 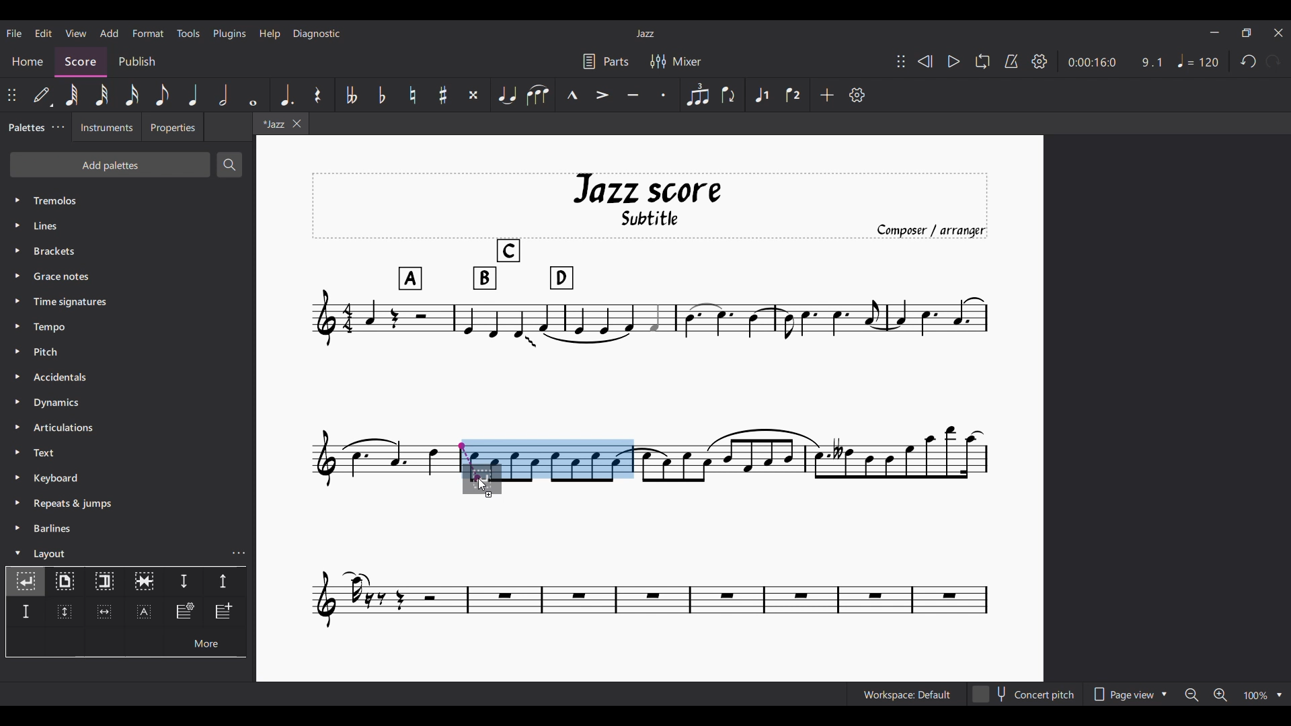 I want to click on Layout settings, so click(x=239, y=553).